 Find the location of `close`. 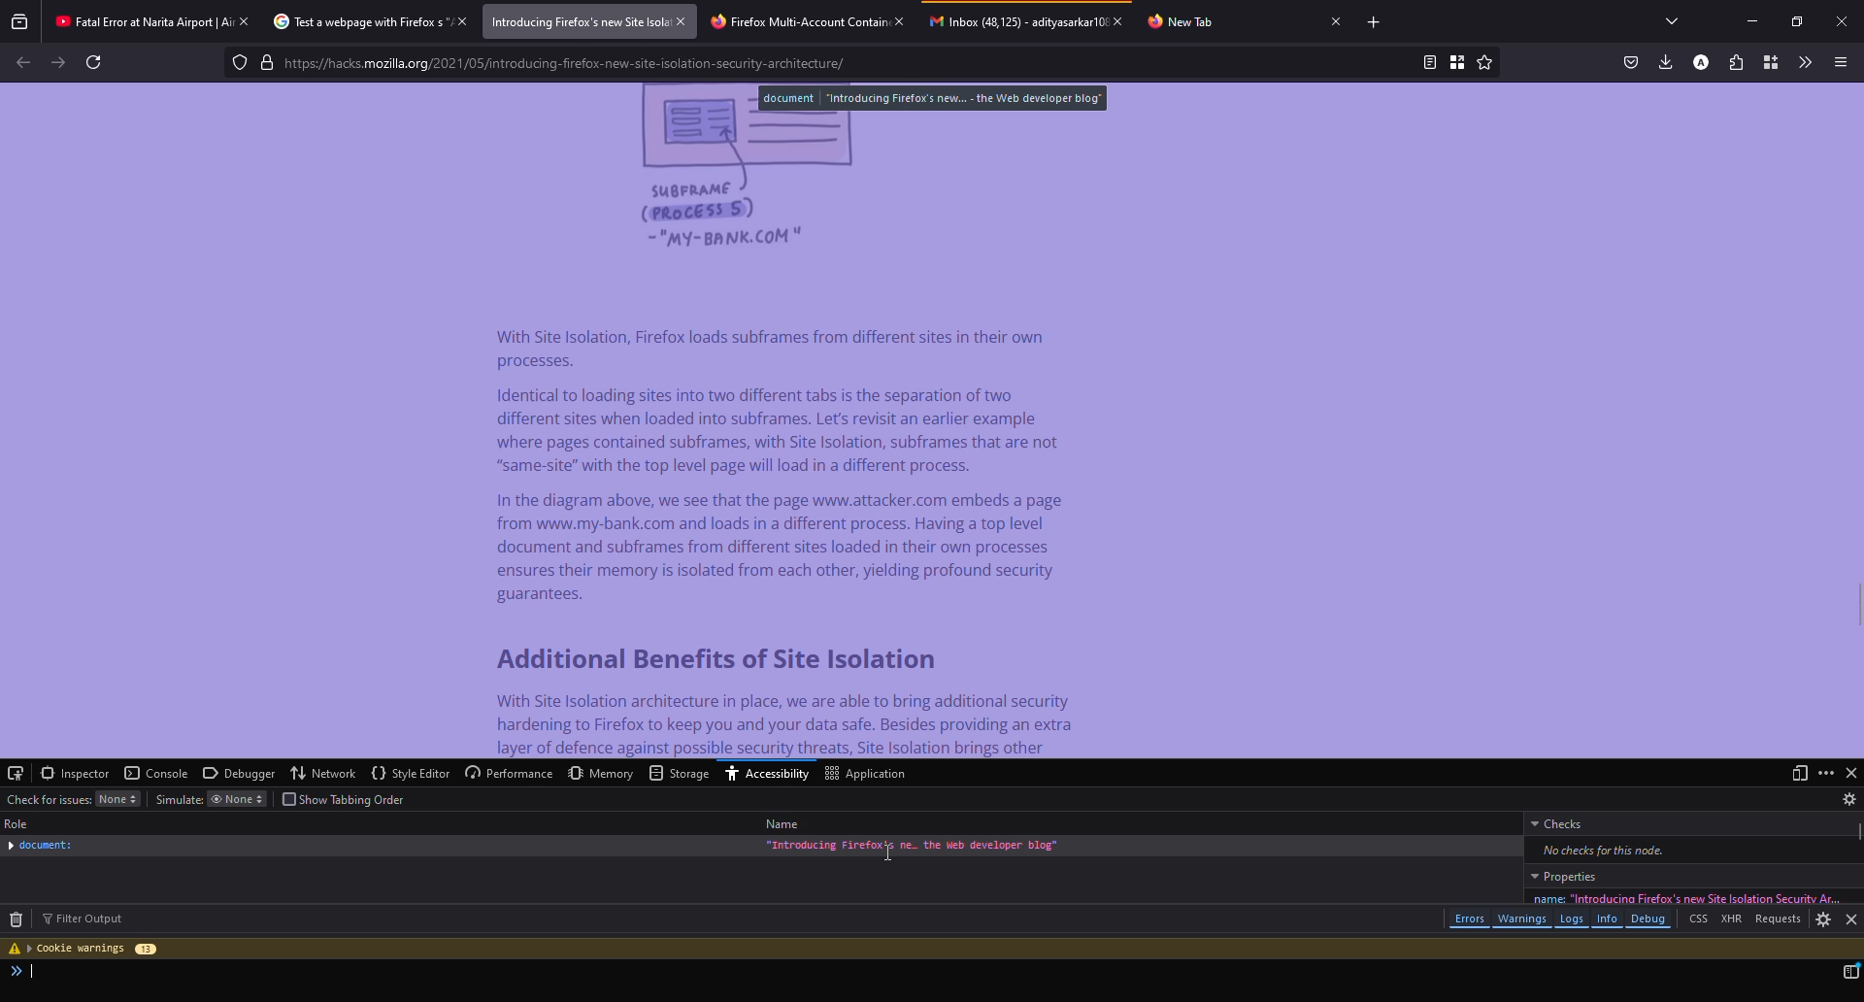

close is located at coordinates (1117, 21).